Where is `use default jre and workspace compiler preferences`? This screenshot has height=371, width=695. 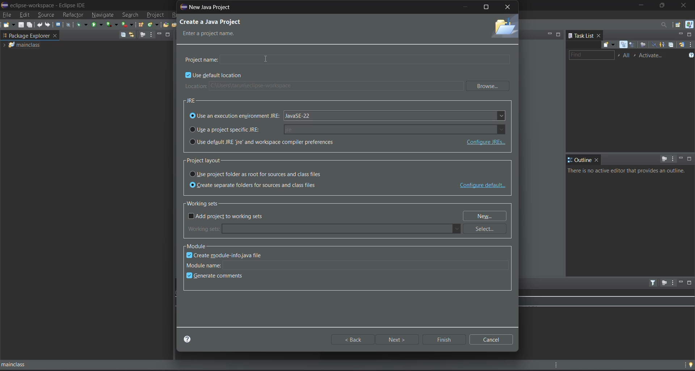
use default jre and workspace compiler preferences is located at coordinates (305, 142).